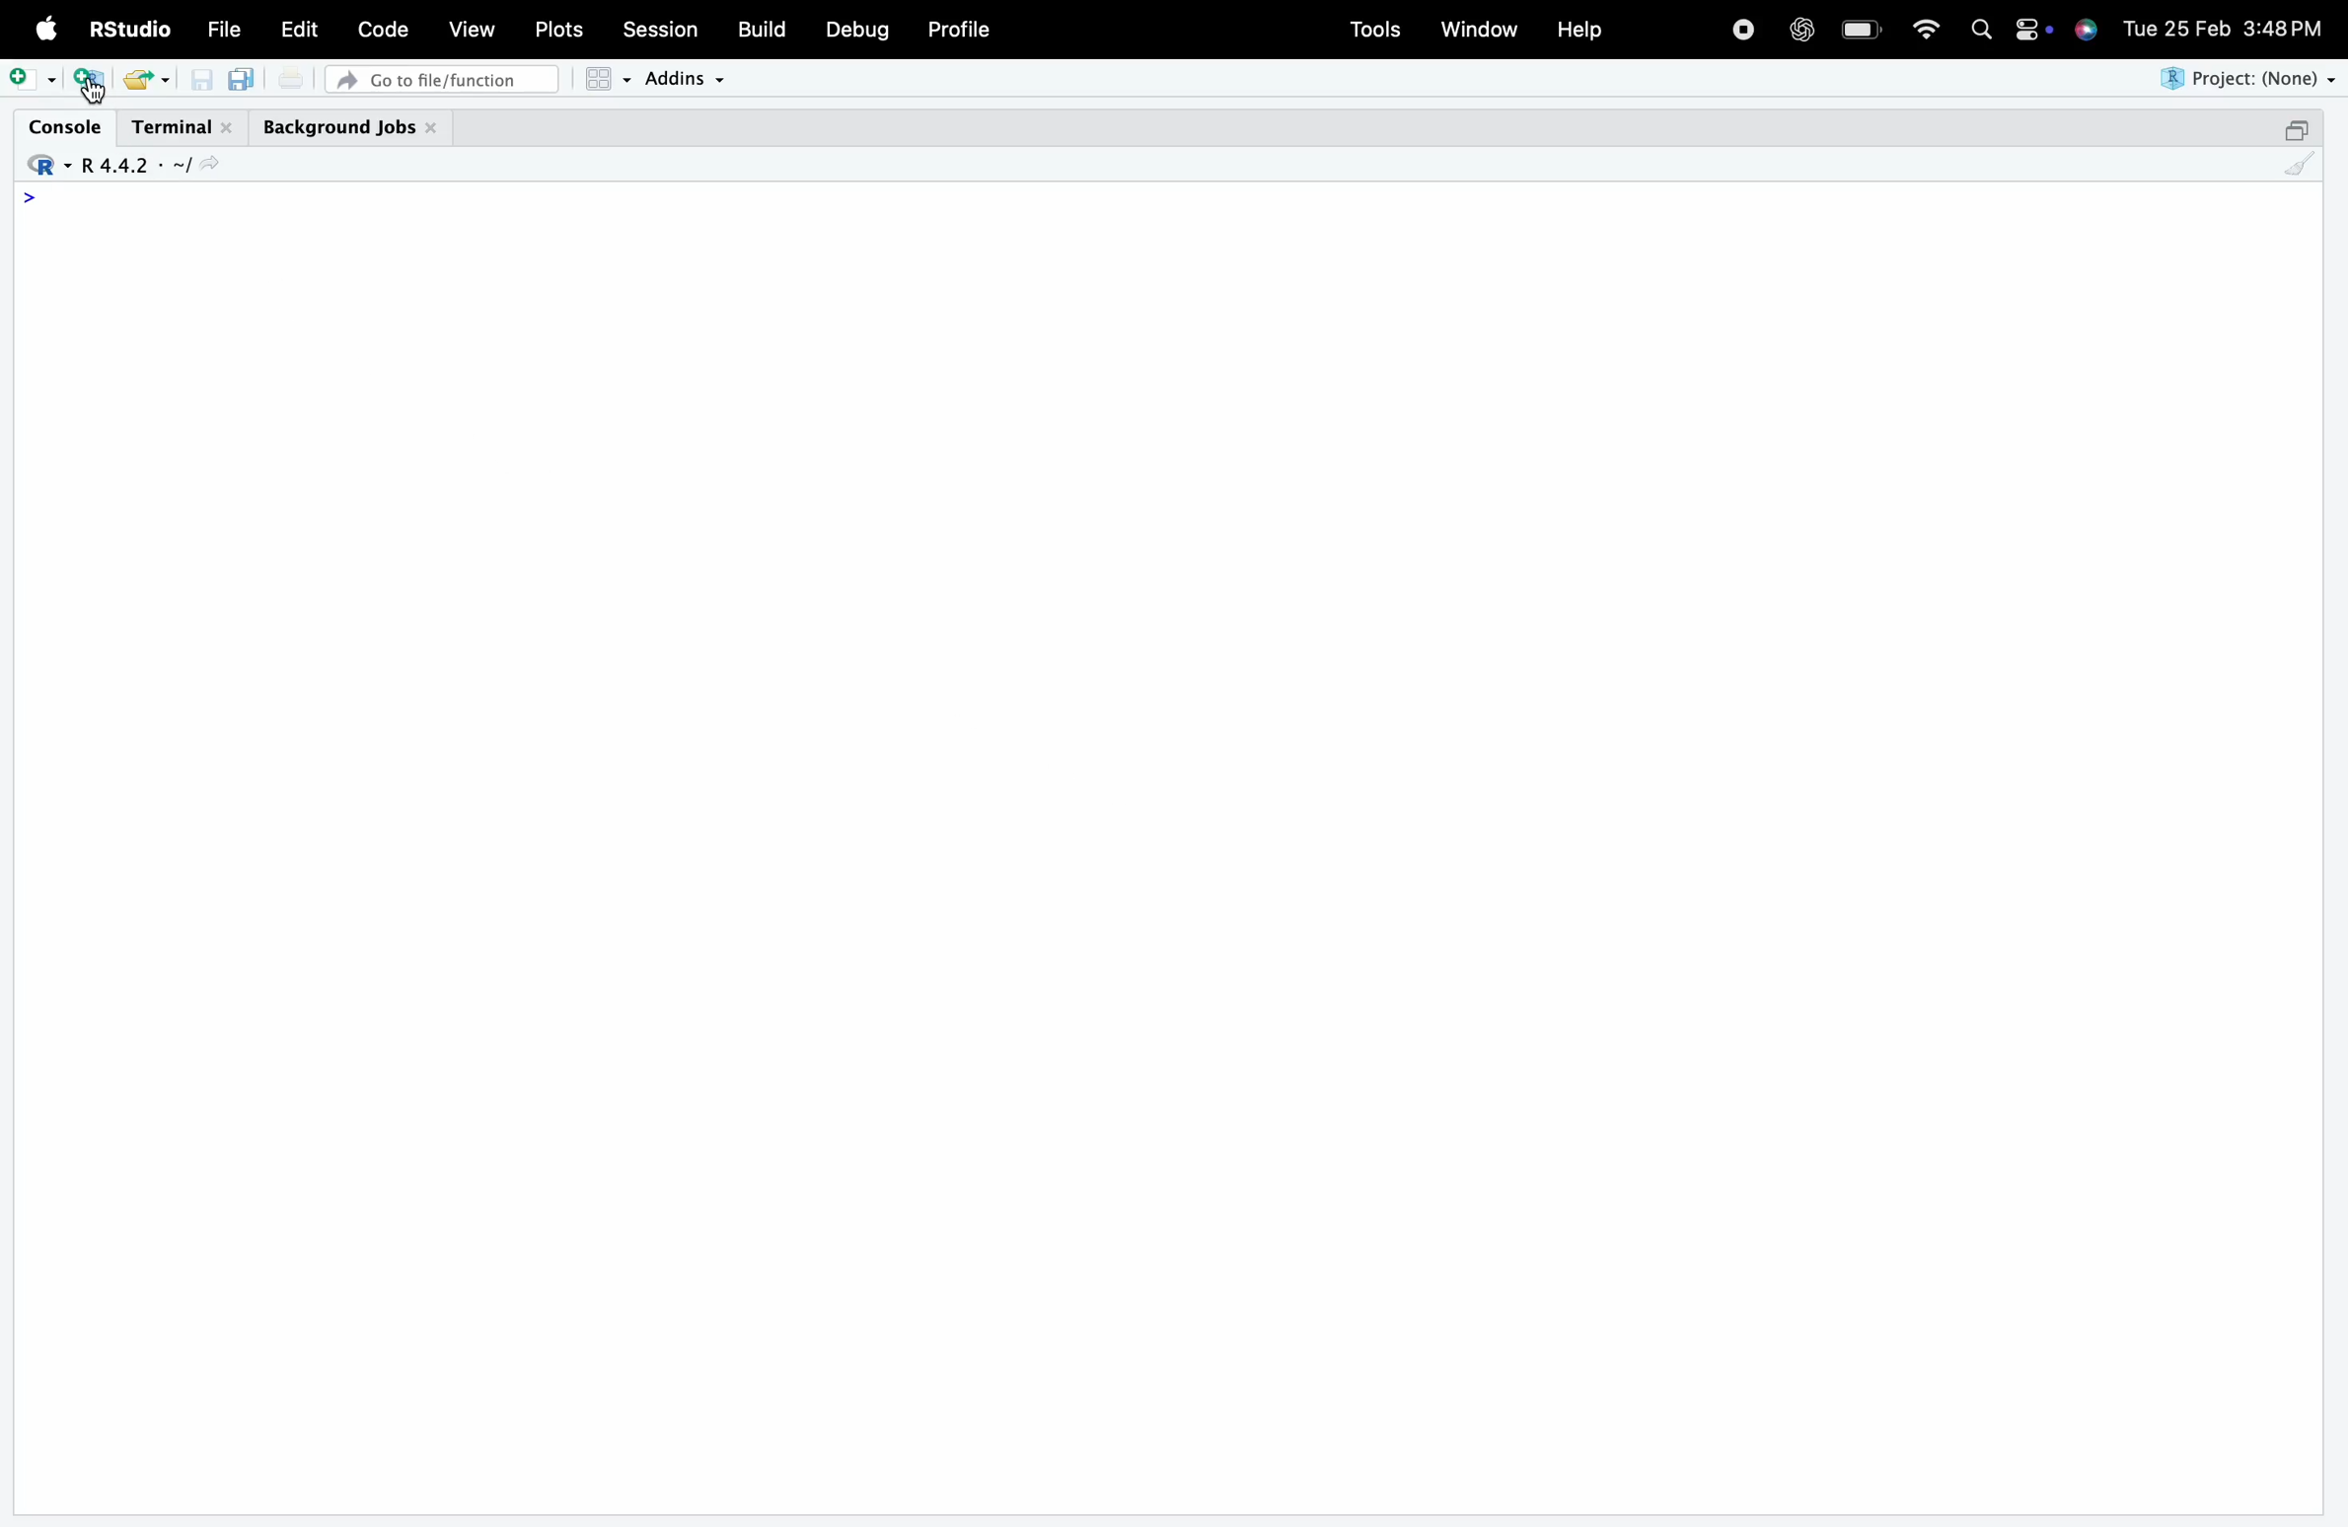  Describe the element at coordinates (2295, 129) in the screenshot. I see `maximize` at that location.